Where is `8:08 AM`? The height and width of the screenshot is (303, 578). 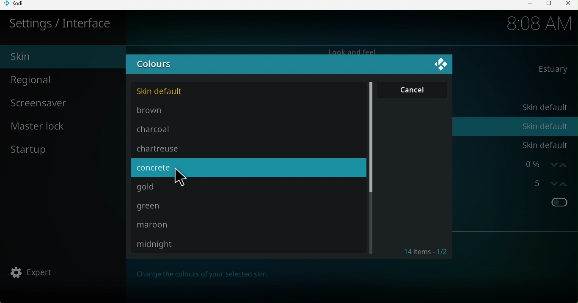 8:08 AM is located at coordinates (536, 23).